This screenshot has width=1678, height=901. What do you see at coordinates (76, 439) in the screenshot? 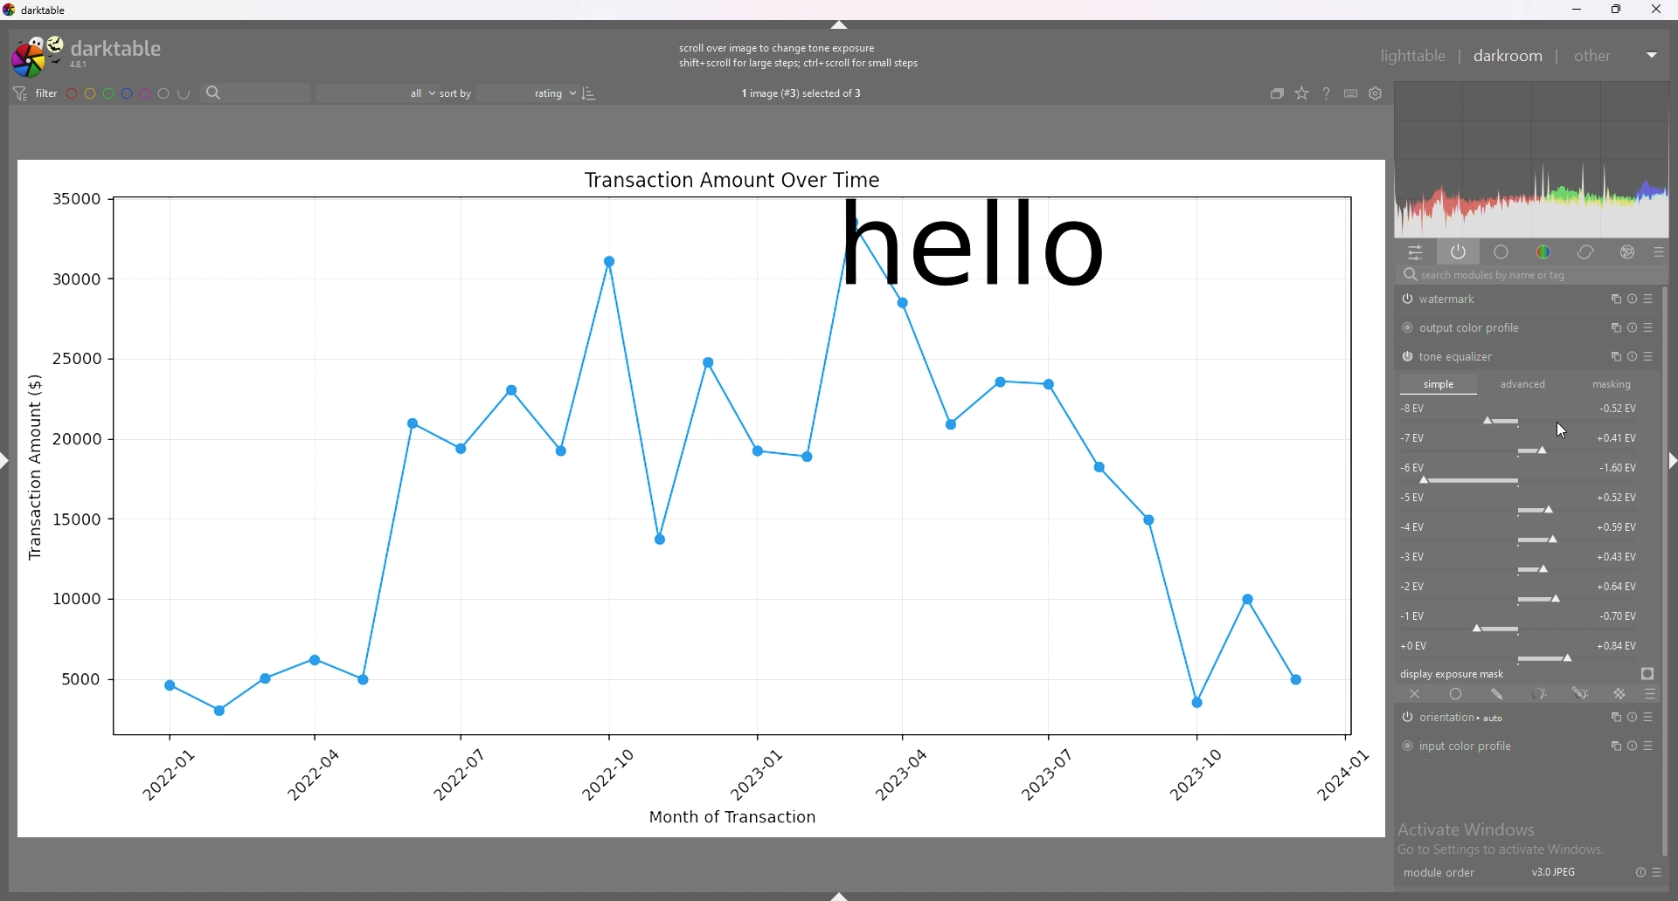
I see `20000` at bounding box center [76, 439].